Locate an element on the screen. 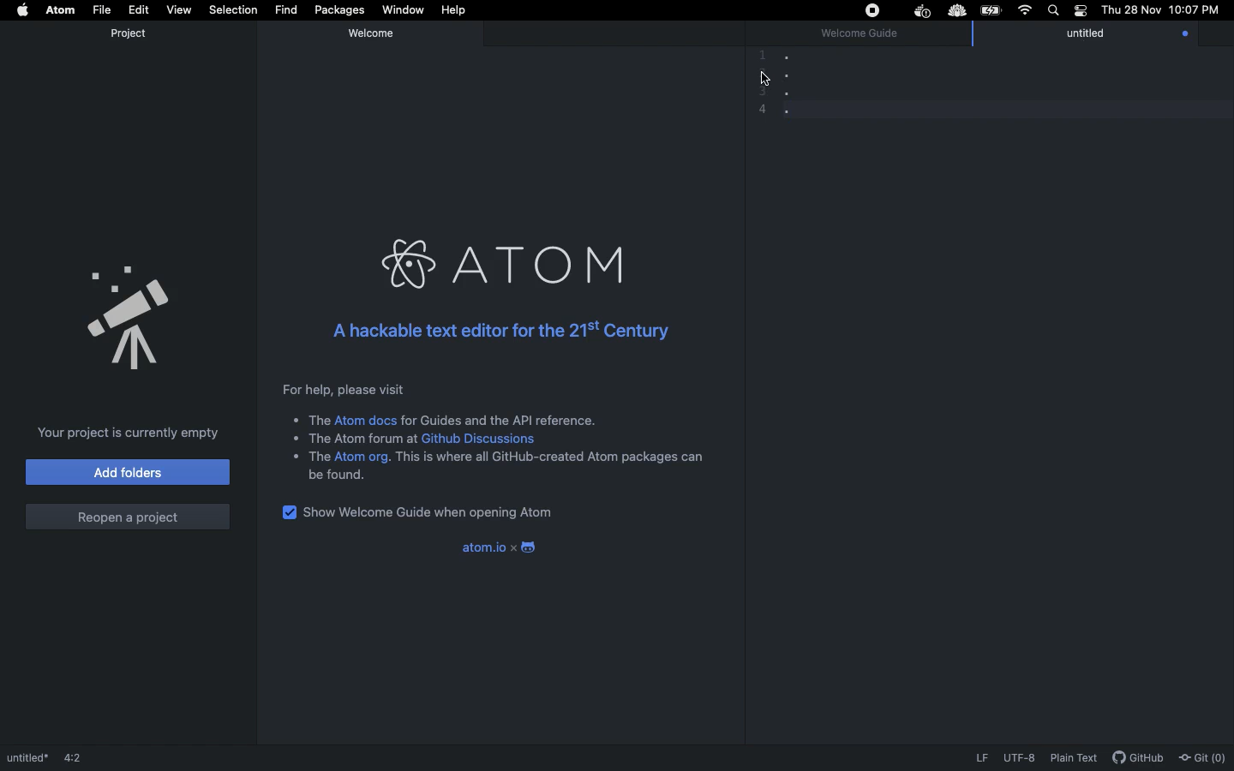  Search is located at coordinates (1051, 10).